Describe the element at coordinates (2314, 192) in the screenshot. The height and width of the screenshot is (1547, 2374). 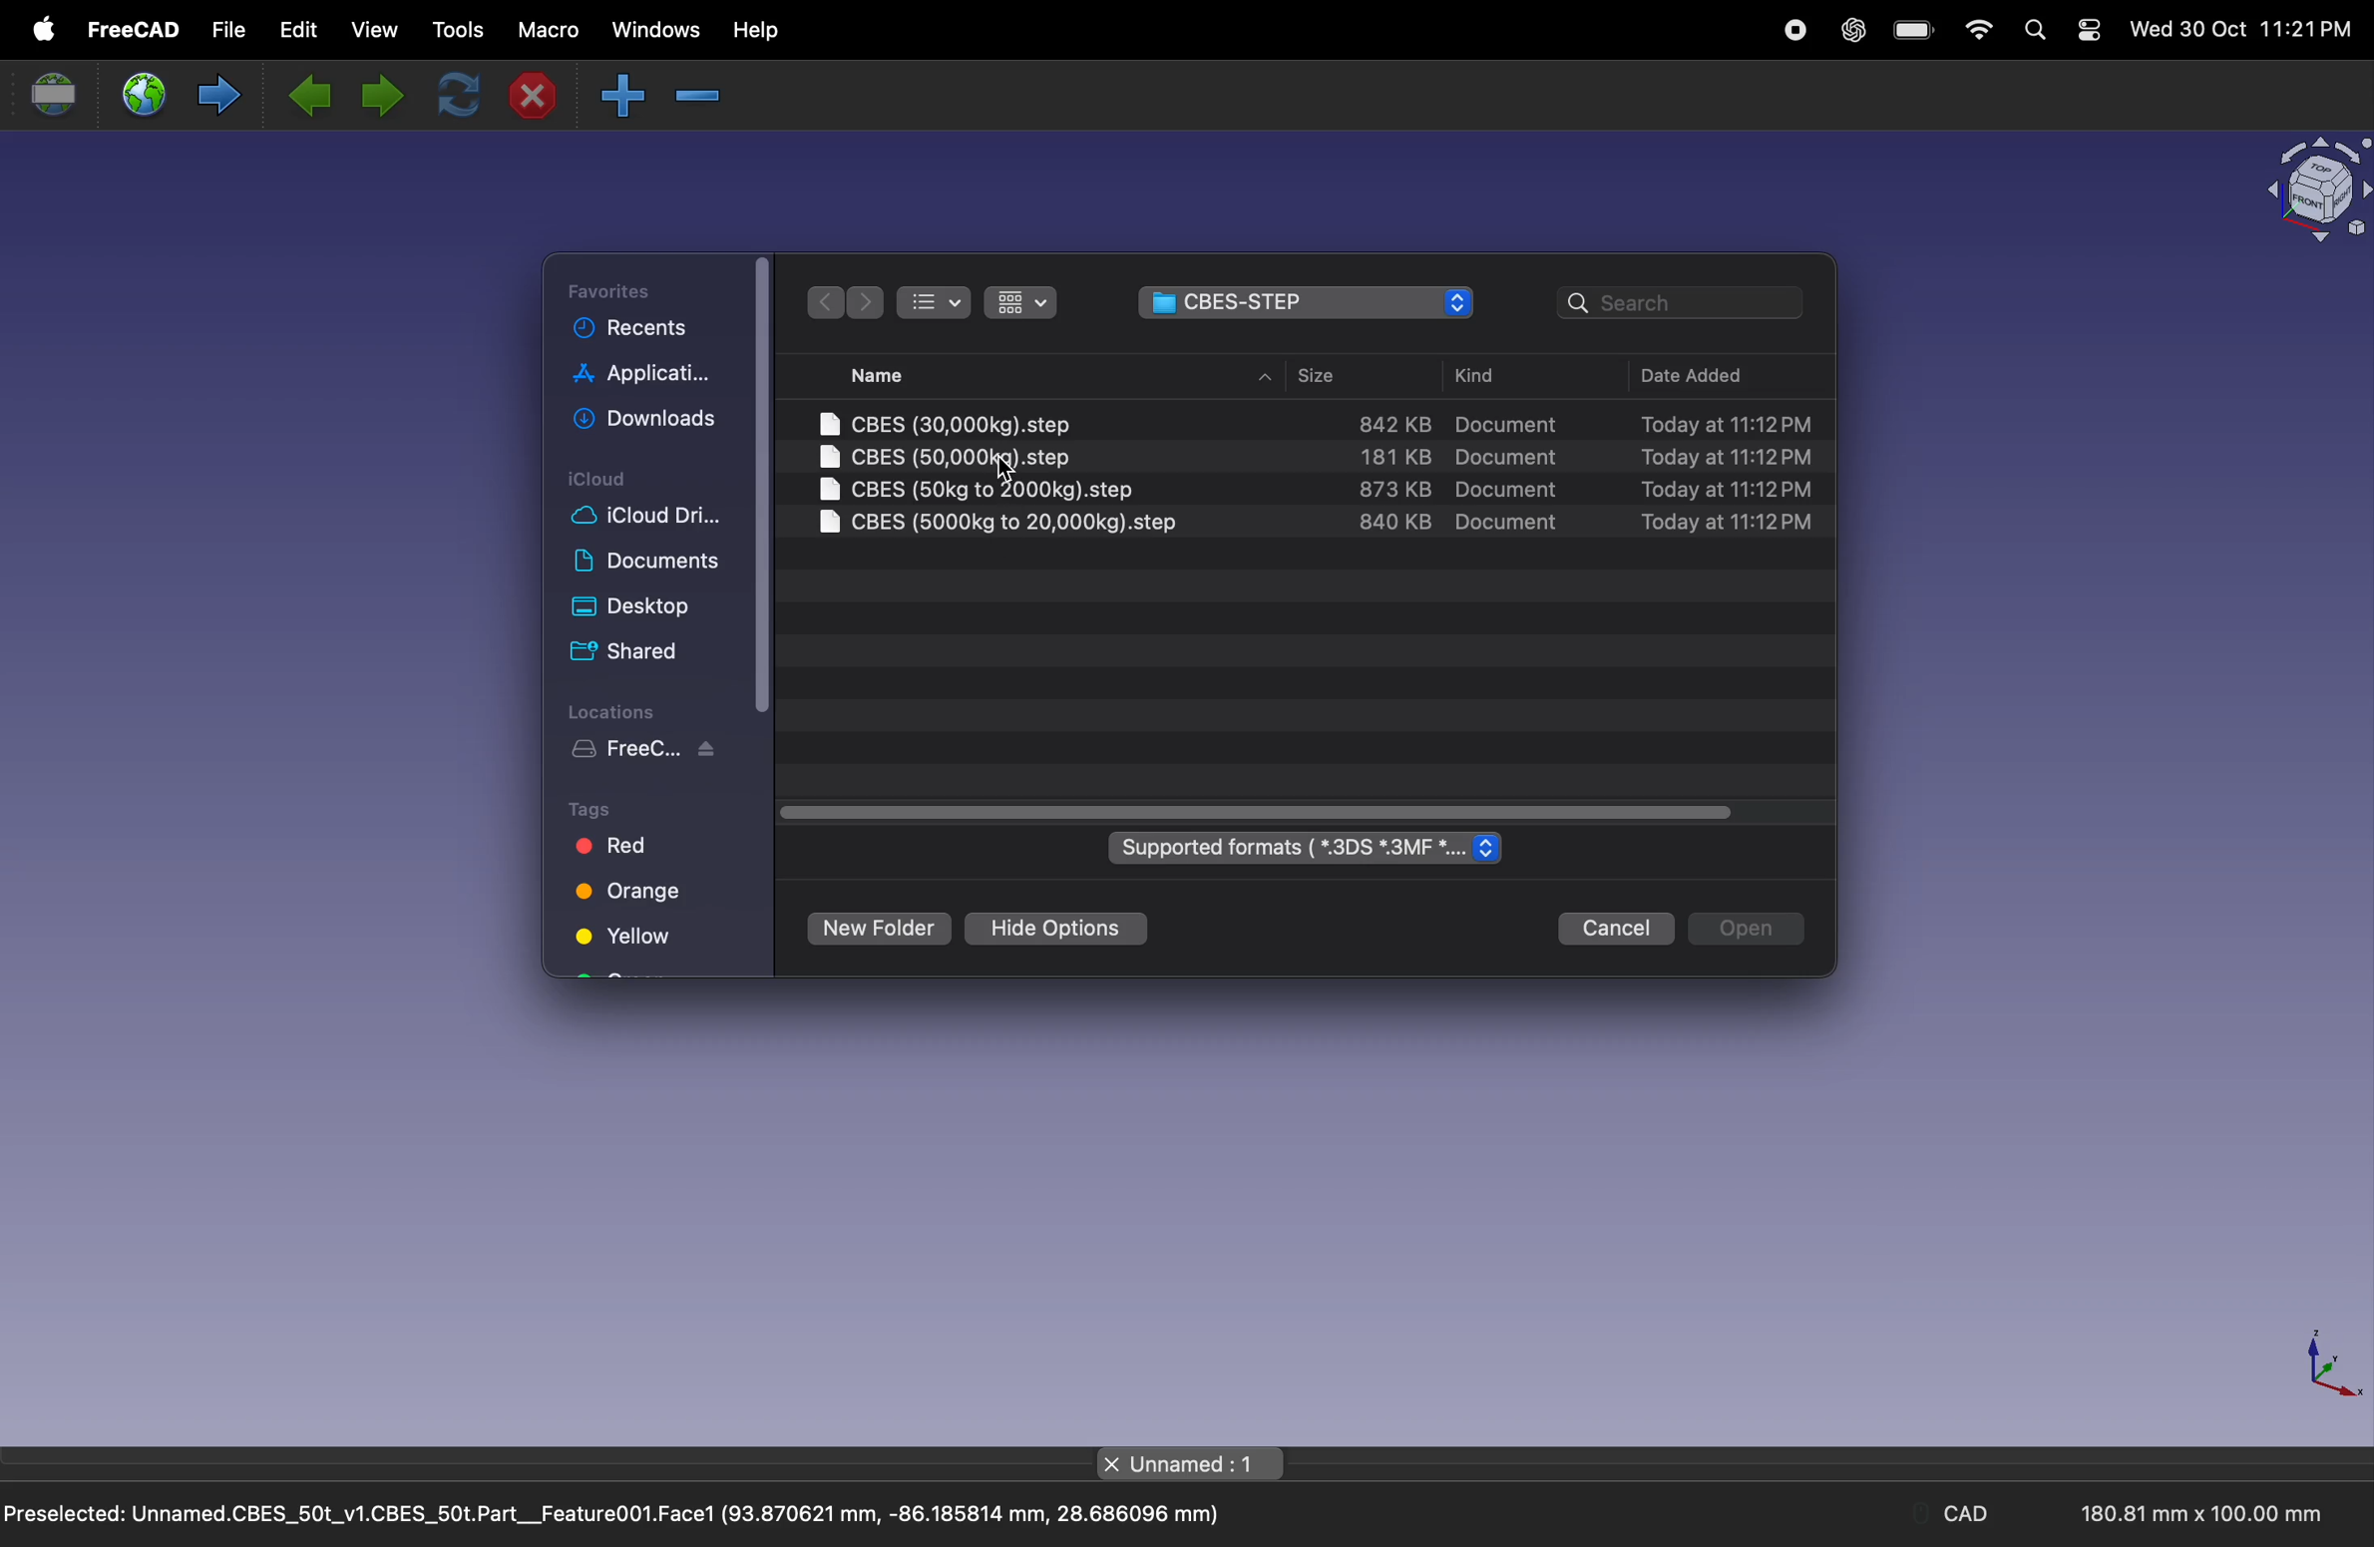
I see `object view` at that location.